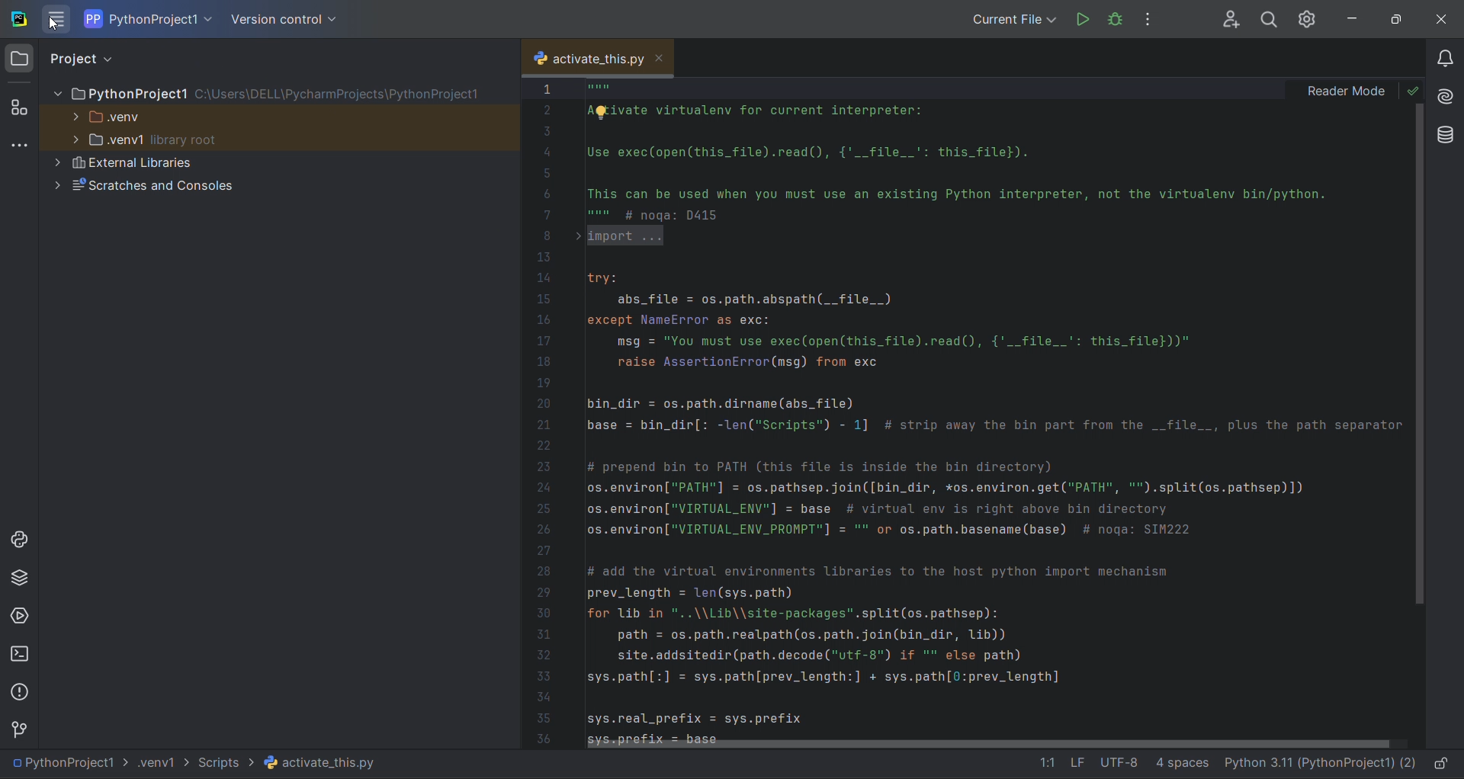 This screenshot has width=1464, height=779. What do you see at coordinates (18, 20) in the screenshot?
I see `logo` at bounding box center [18, 20].